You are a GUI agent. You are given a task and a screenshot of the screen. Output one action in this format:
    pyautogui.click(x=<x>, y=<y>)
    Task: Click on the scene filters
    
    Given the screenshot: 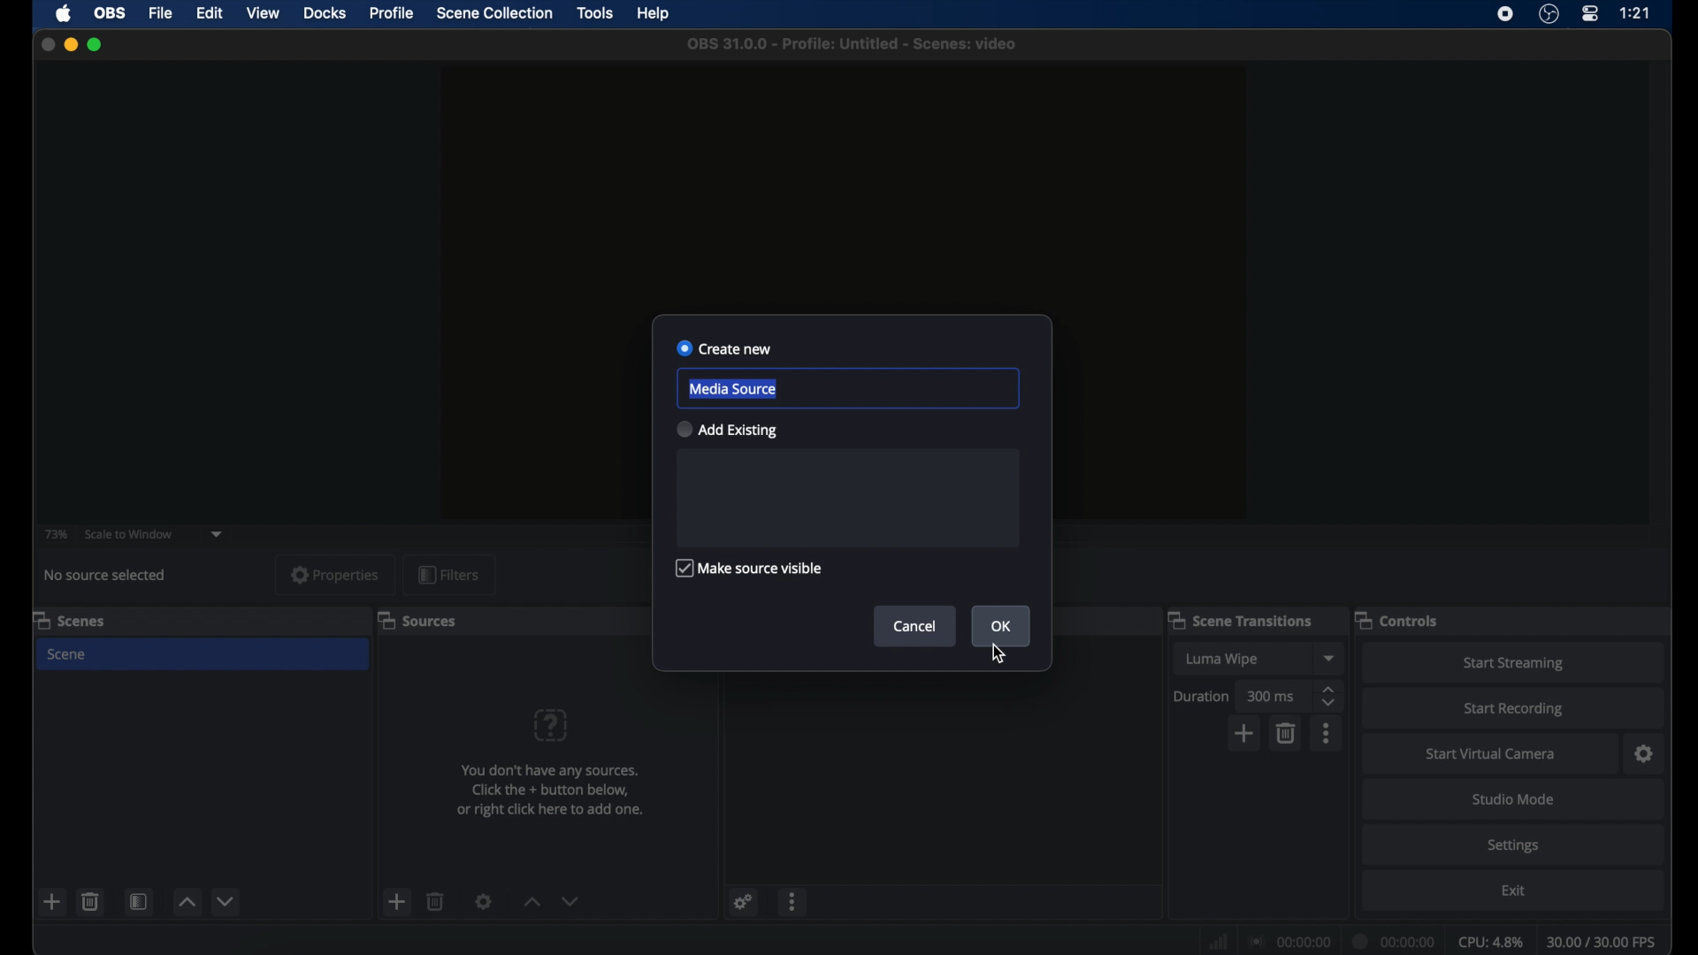 What is the action you would take?
    pyautogui.click(x=139, y=904)
    